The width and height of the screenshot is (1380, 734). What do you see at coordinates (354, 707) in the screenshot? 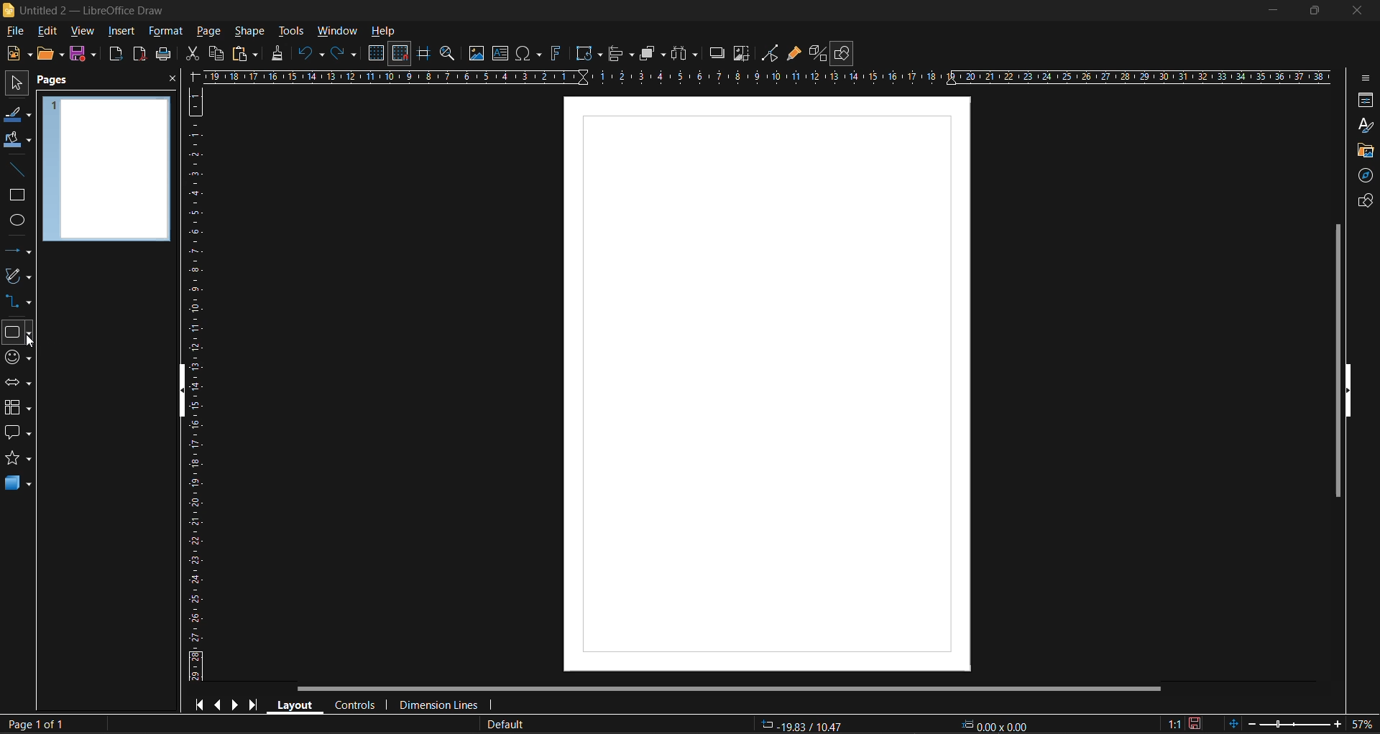
I see `controls` at bounding box center [354, 707].